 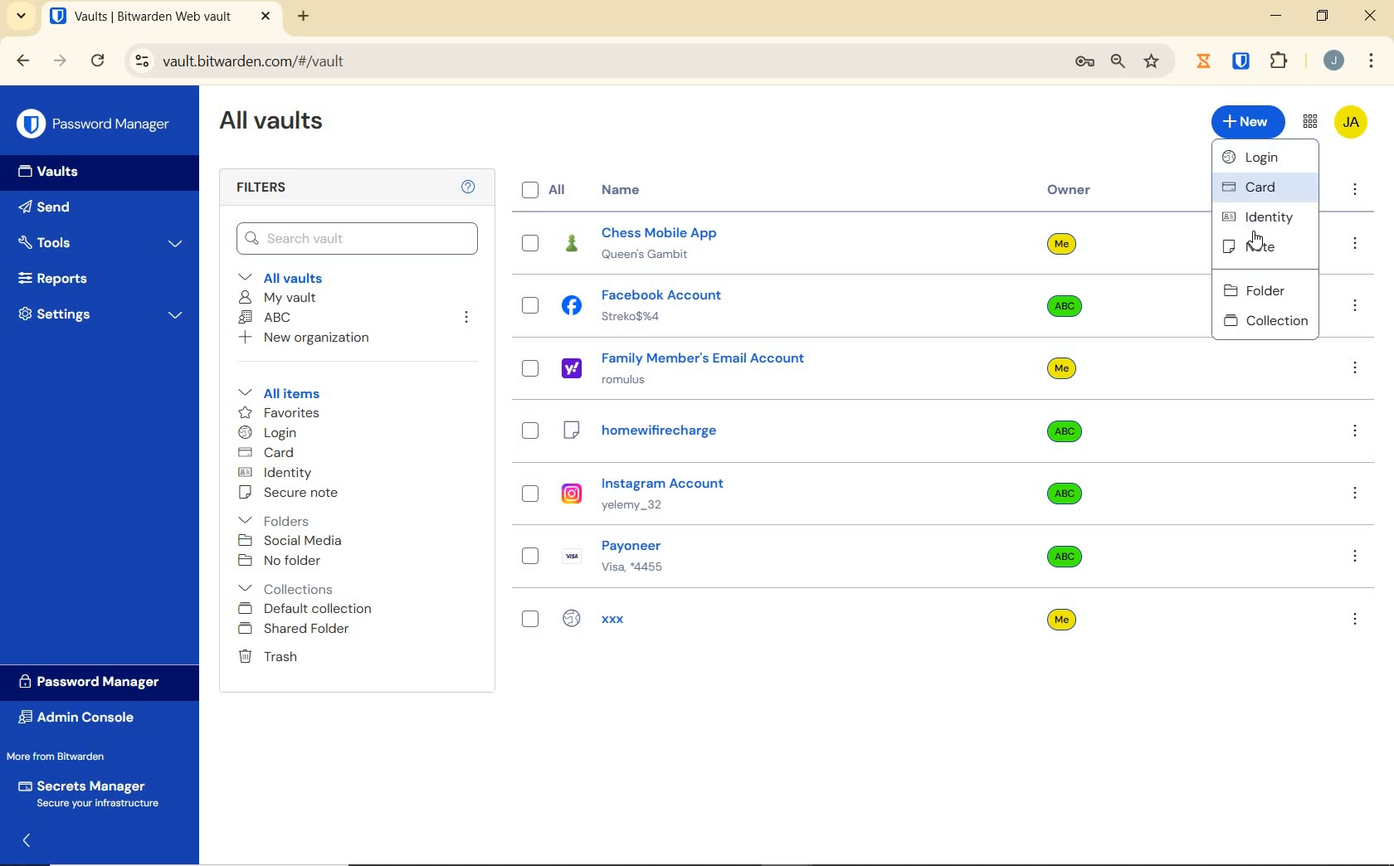 What do you see at coordinates (1265, 320) in the screenshot?
I see `collection` at bounding box center [1265, 320].